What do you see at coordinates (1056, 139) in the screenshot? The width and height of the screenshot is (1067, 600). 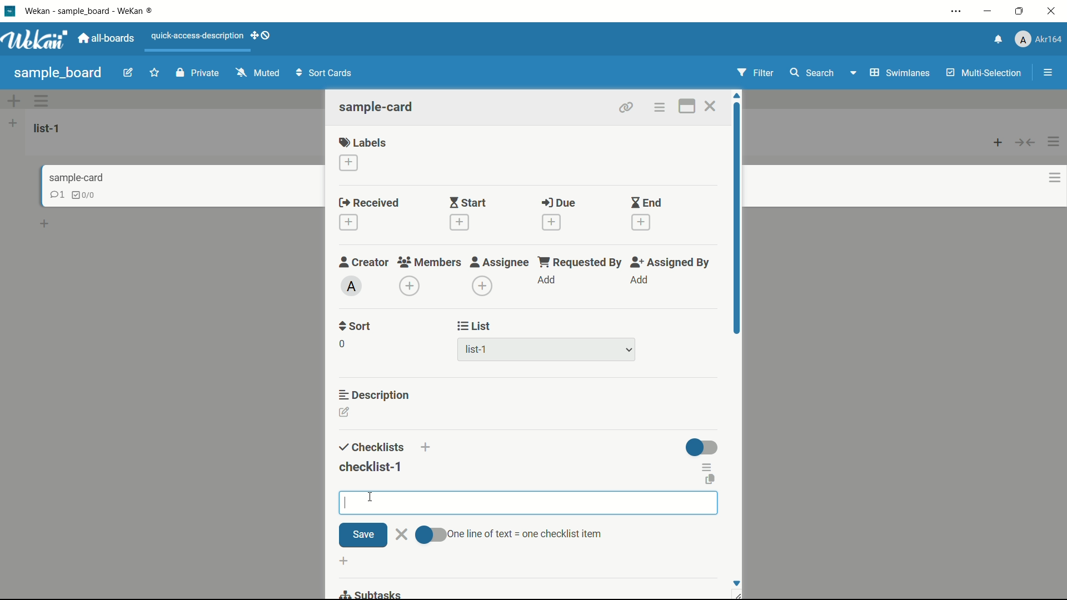 I see `options` at bounding box center [1056, 139].